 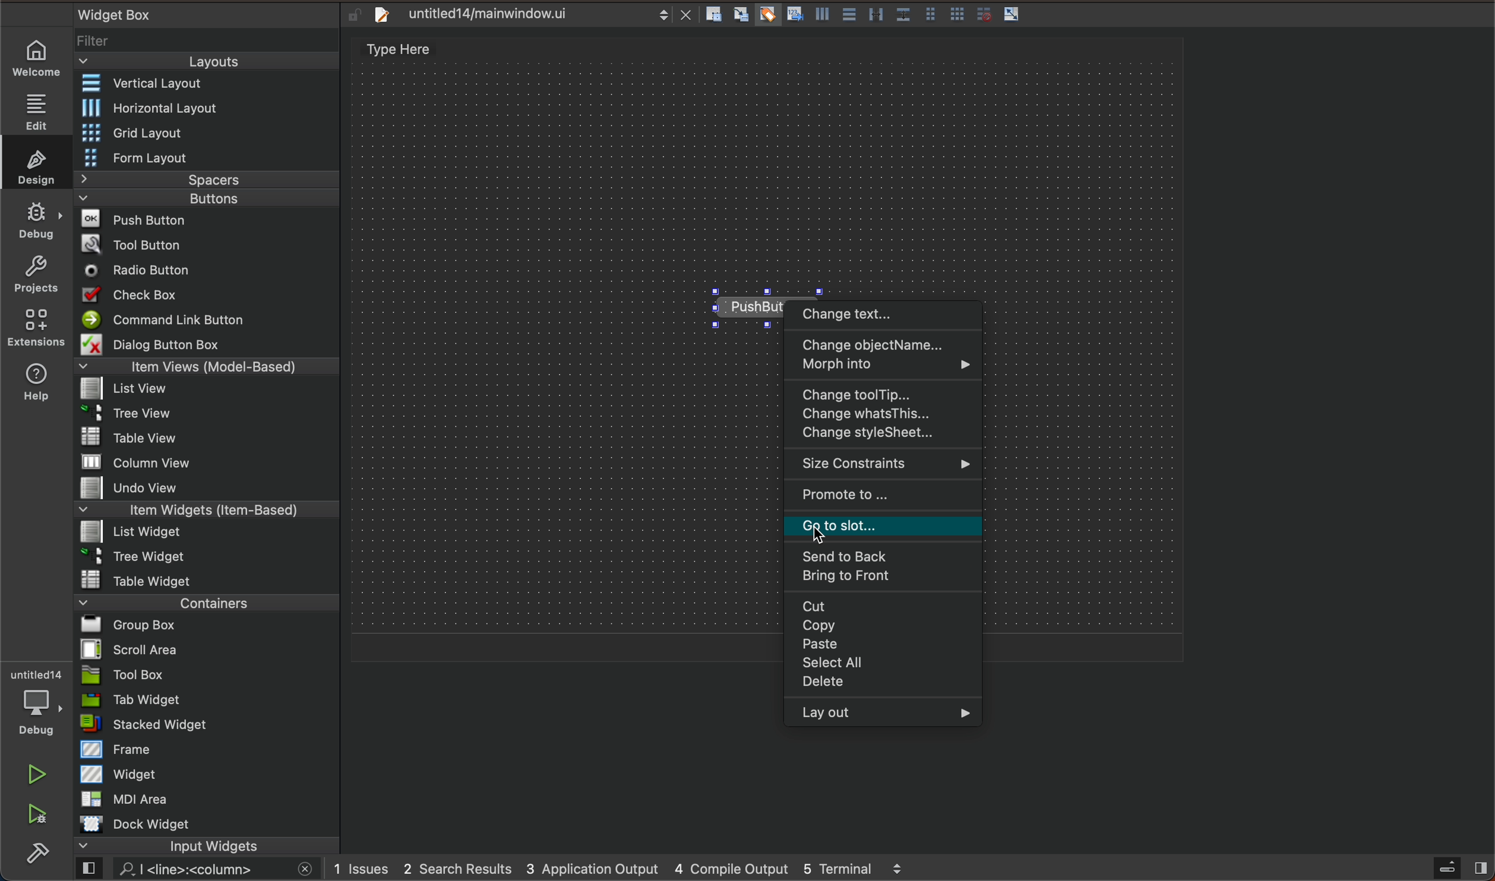 What do you see at coordinates (872, 869) in the screenshot?
I see `5 terminal` at bounding box center [872, 869].